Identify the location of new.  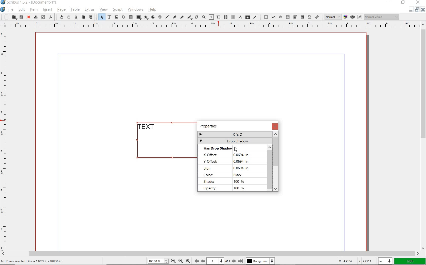
(6, 17).